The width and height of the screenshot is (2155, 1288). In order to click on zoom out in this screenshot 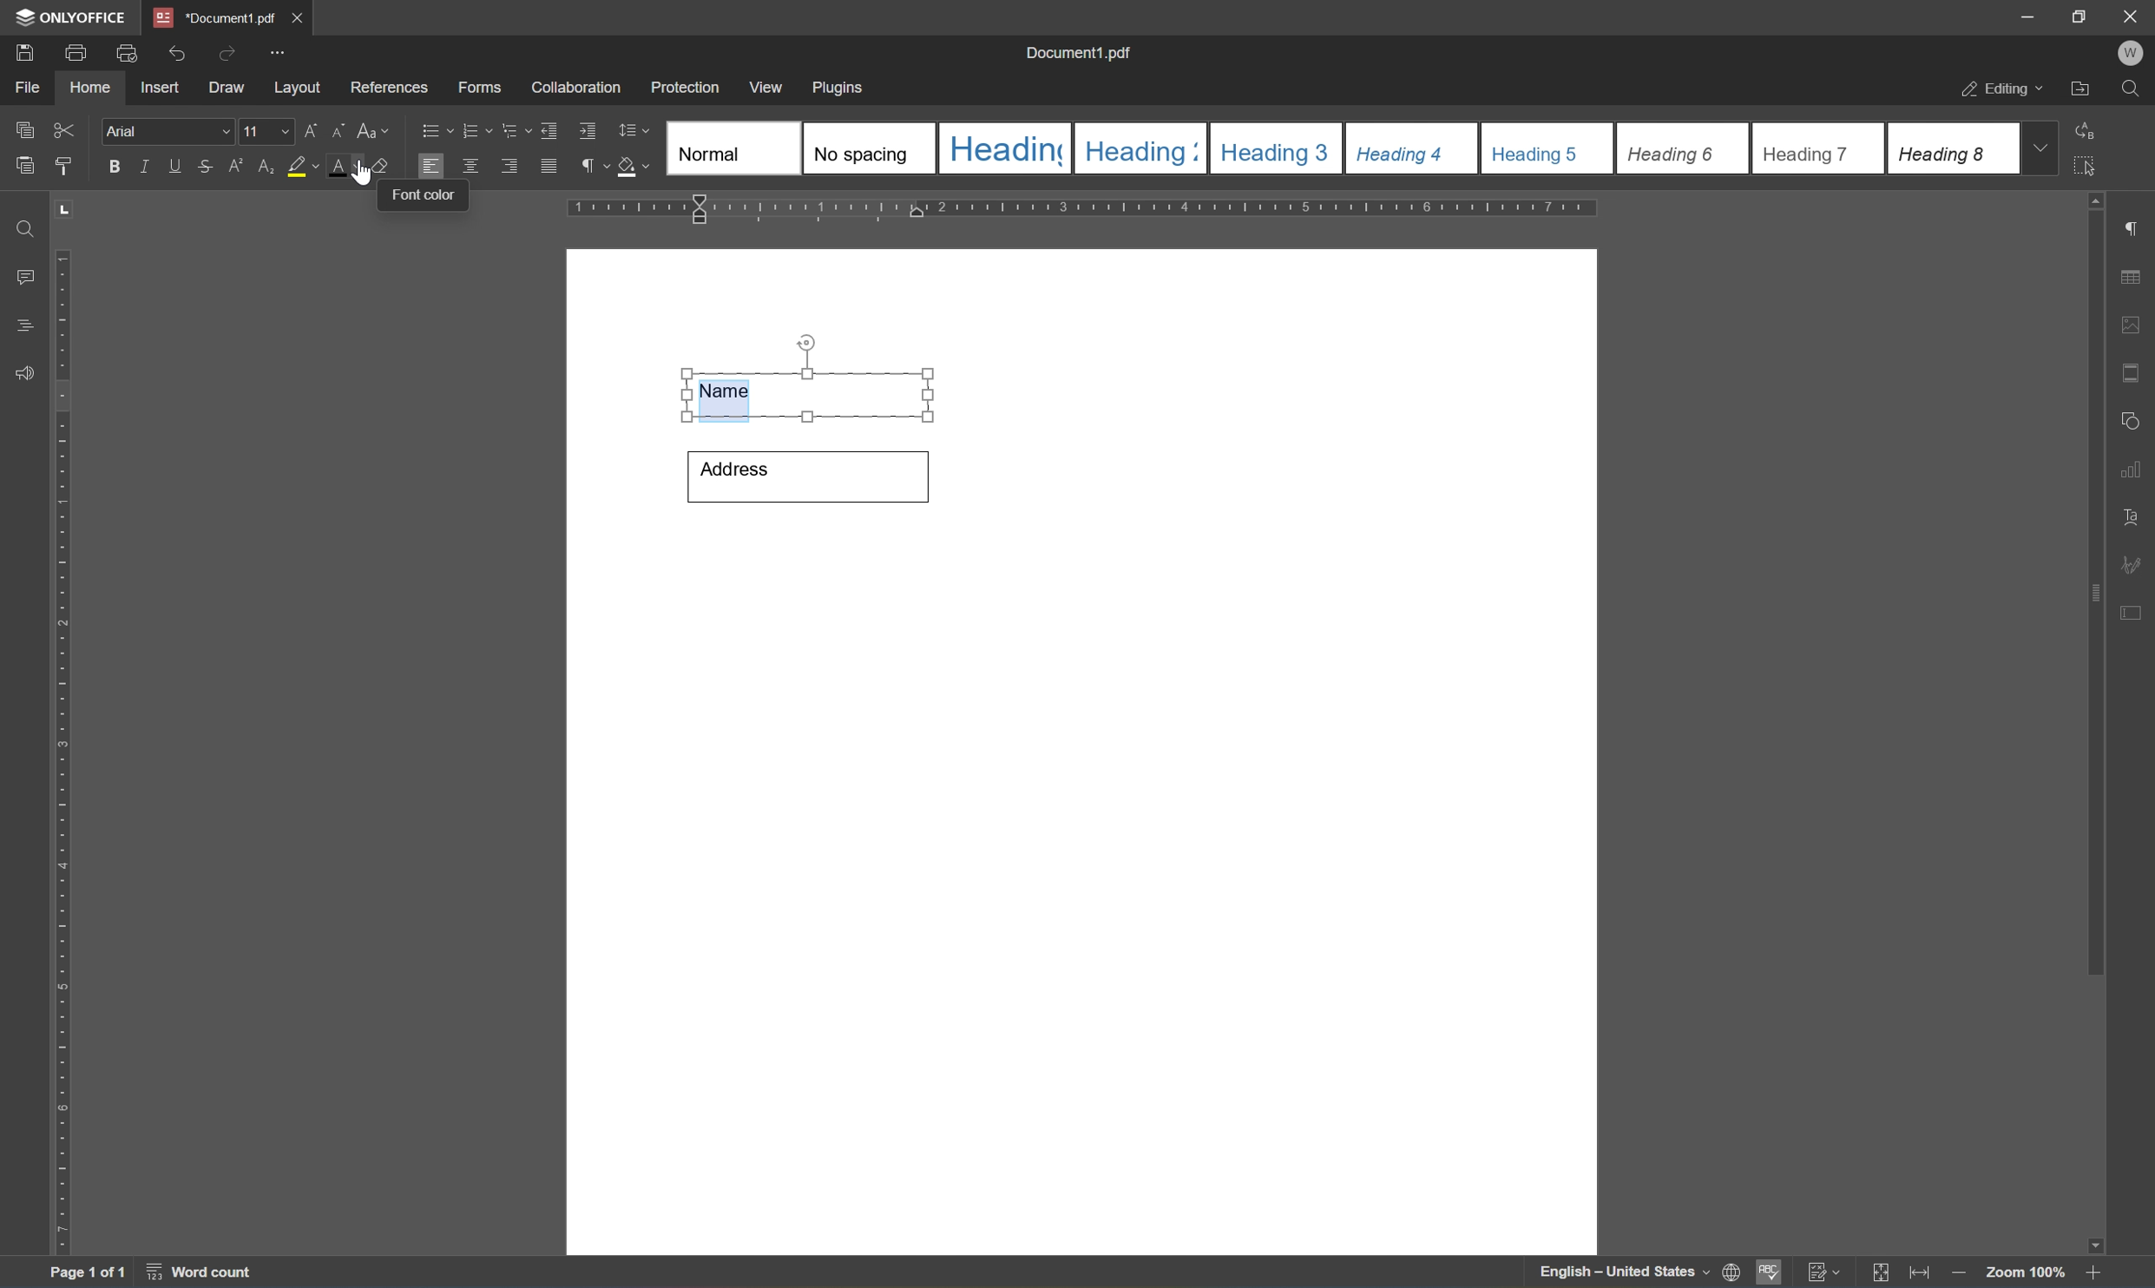, I will do `click(2099, 1273)`.